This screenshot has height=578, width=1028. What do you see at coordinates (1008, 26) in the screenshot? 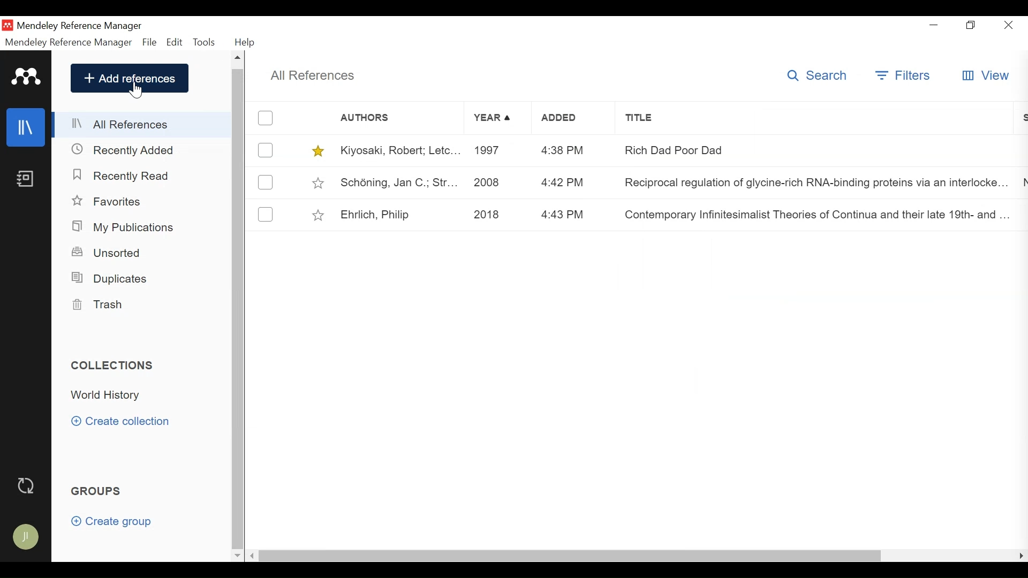
I see `Close` at bounding box center [1008, 26].